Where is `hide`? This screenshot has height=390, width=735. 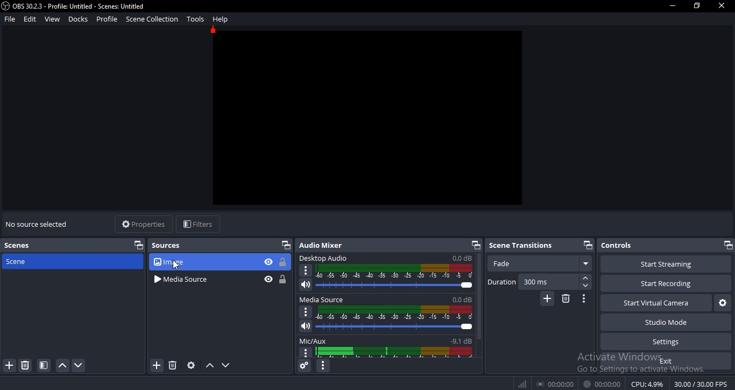
hide is located at coordinates (267, 262).